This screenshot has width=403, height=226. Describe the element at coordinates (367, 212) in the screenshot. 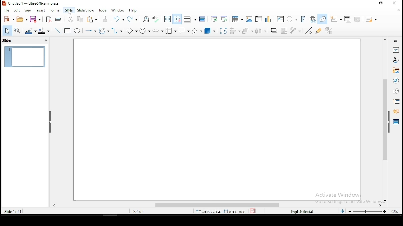

I see `zoom` at that location.